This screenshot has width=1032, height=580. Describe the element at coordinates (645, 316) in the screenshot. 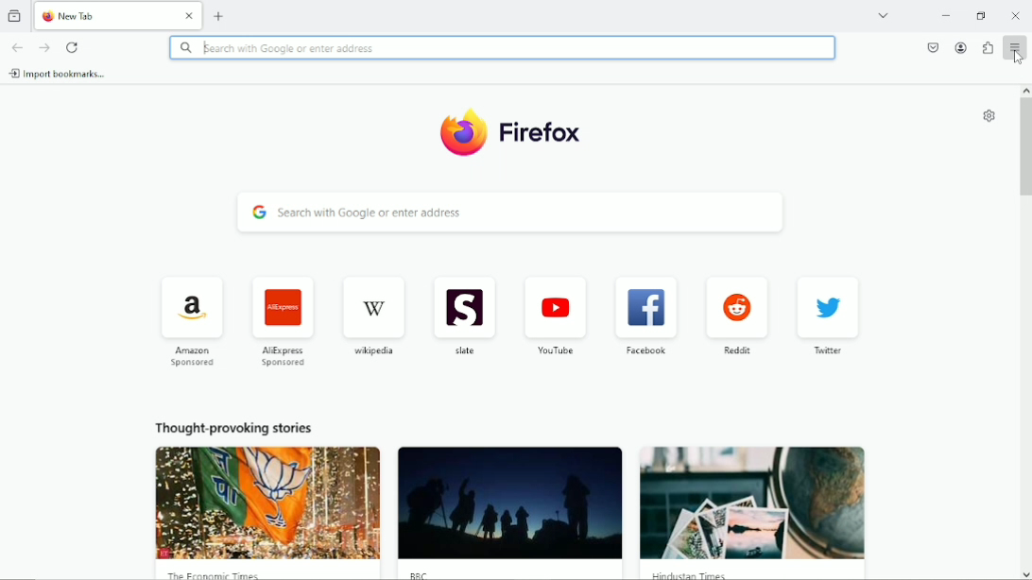

I see `Facebook` at that location.